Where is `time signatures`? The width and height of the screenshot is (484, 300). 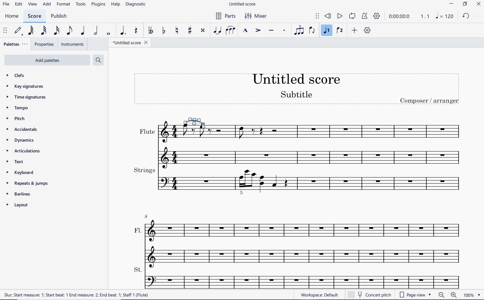 time signatures is located at coordinates (25, 97).